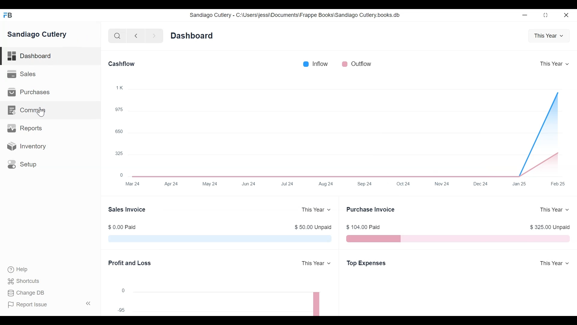 The width and height of the screenshot is (577, 325). I want to click on Aug 24, so click(327, 184).